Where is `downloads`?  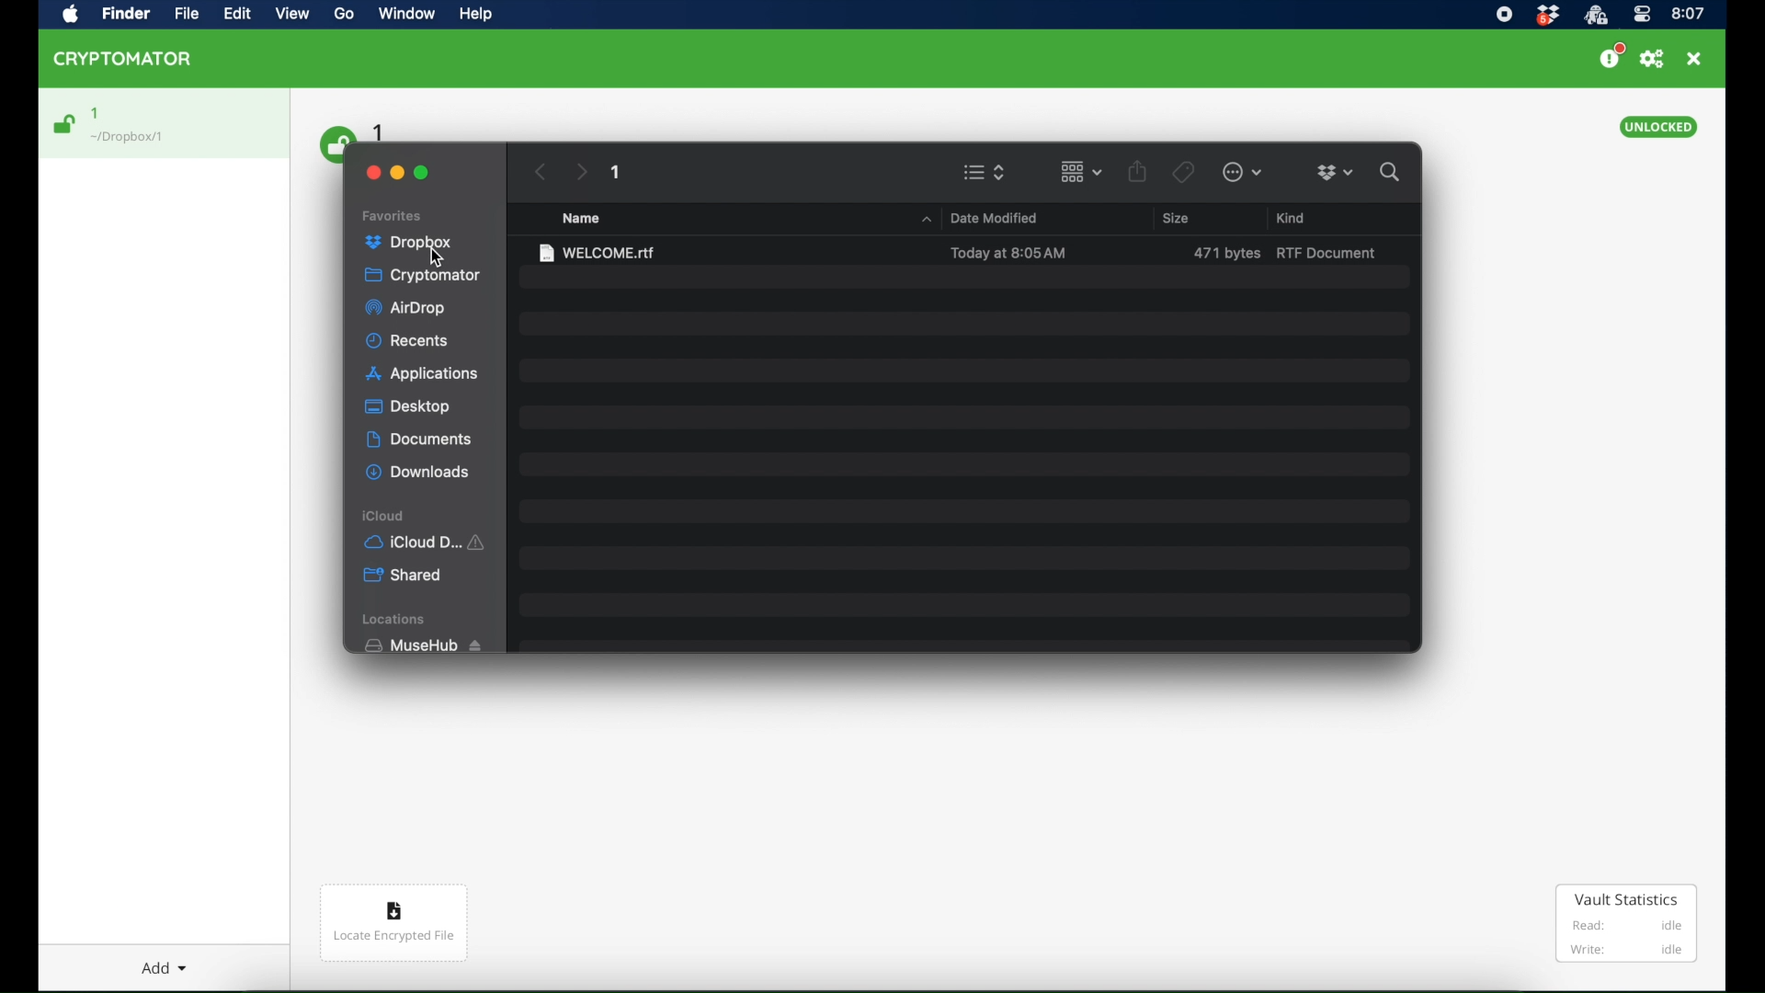
downloads is located at coordinates (417, 472).